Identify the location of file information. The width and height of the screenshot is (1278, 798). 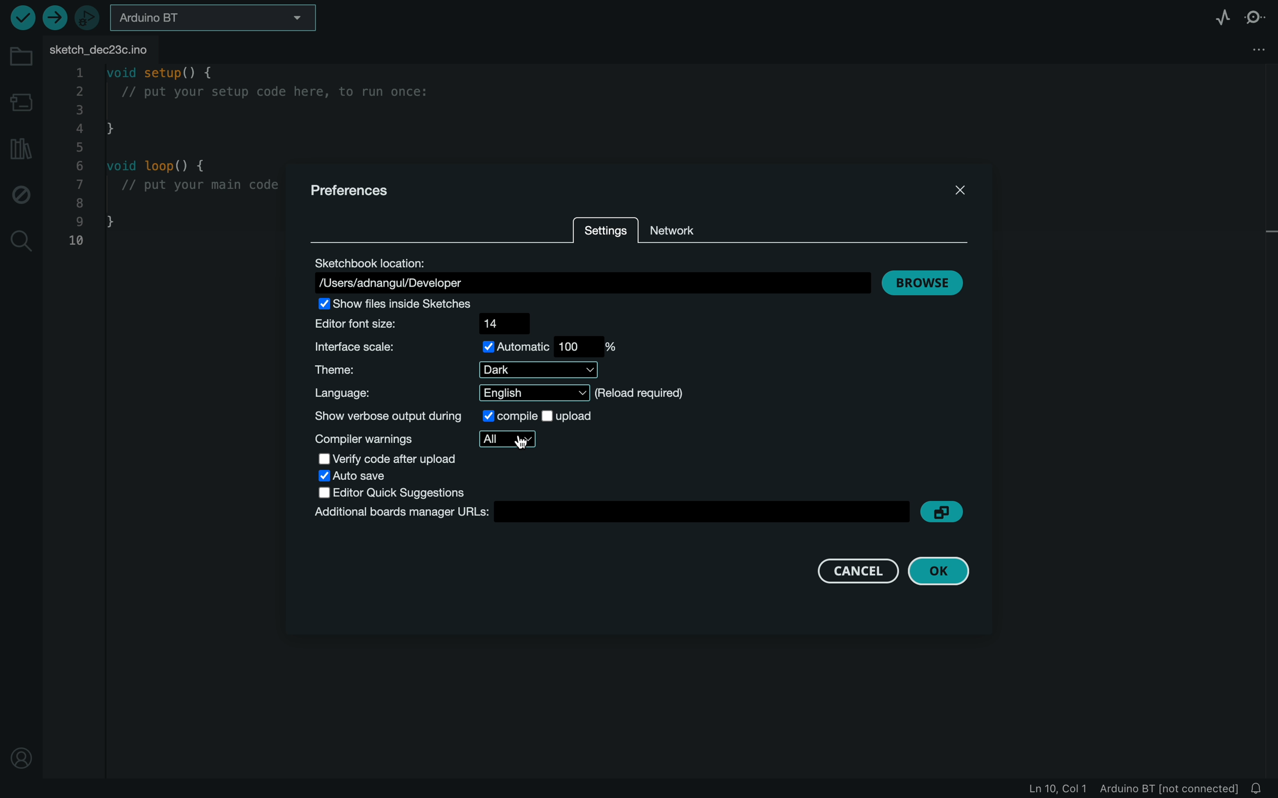
(1133, 788).